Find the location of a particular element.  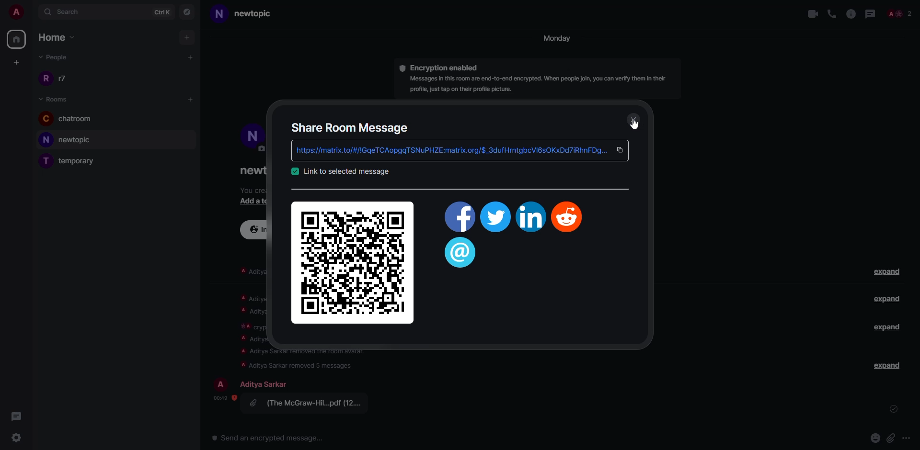

scroll bar is located at coordinates (922, 287).